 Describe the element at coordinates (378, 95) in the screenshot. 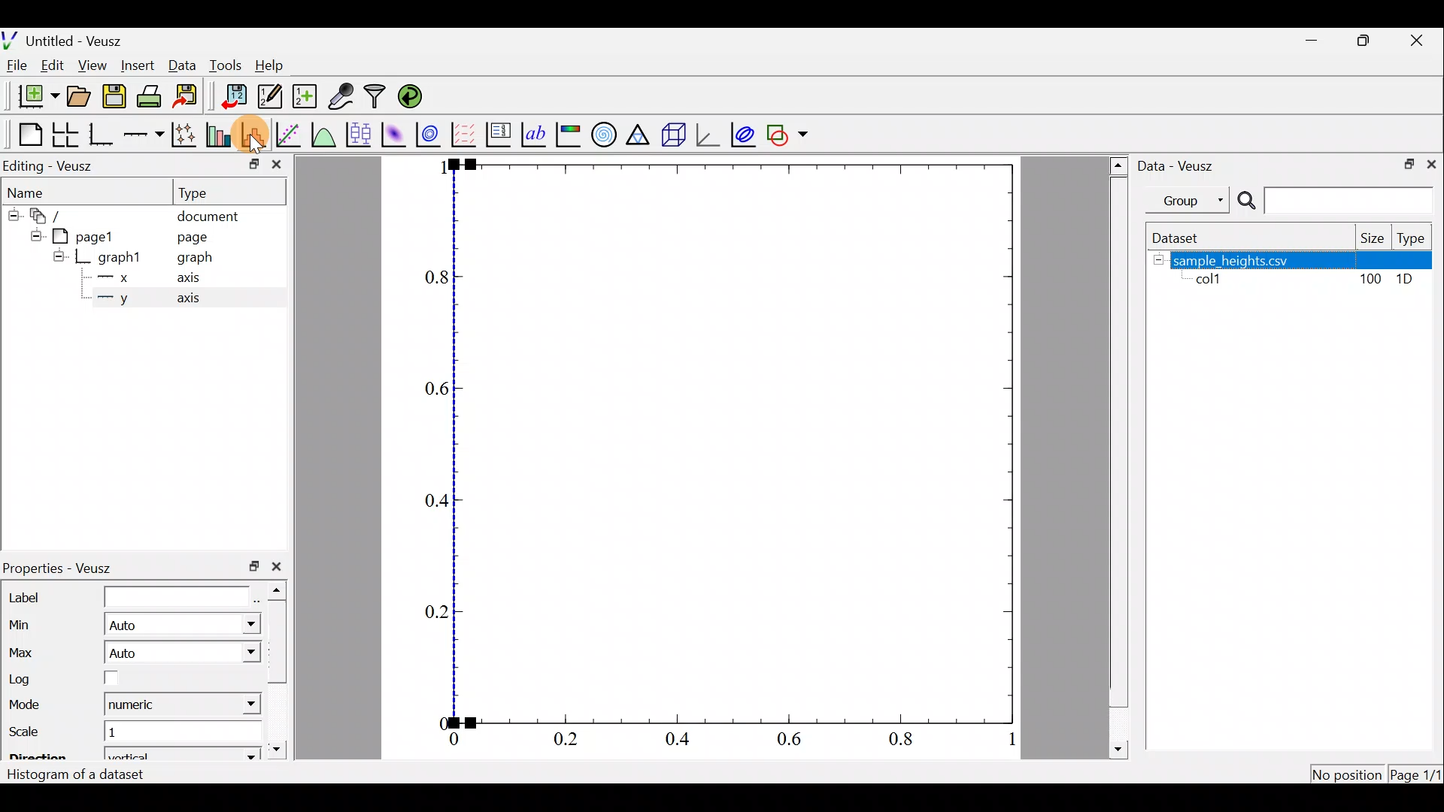

I see `Filter data` at that location.